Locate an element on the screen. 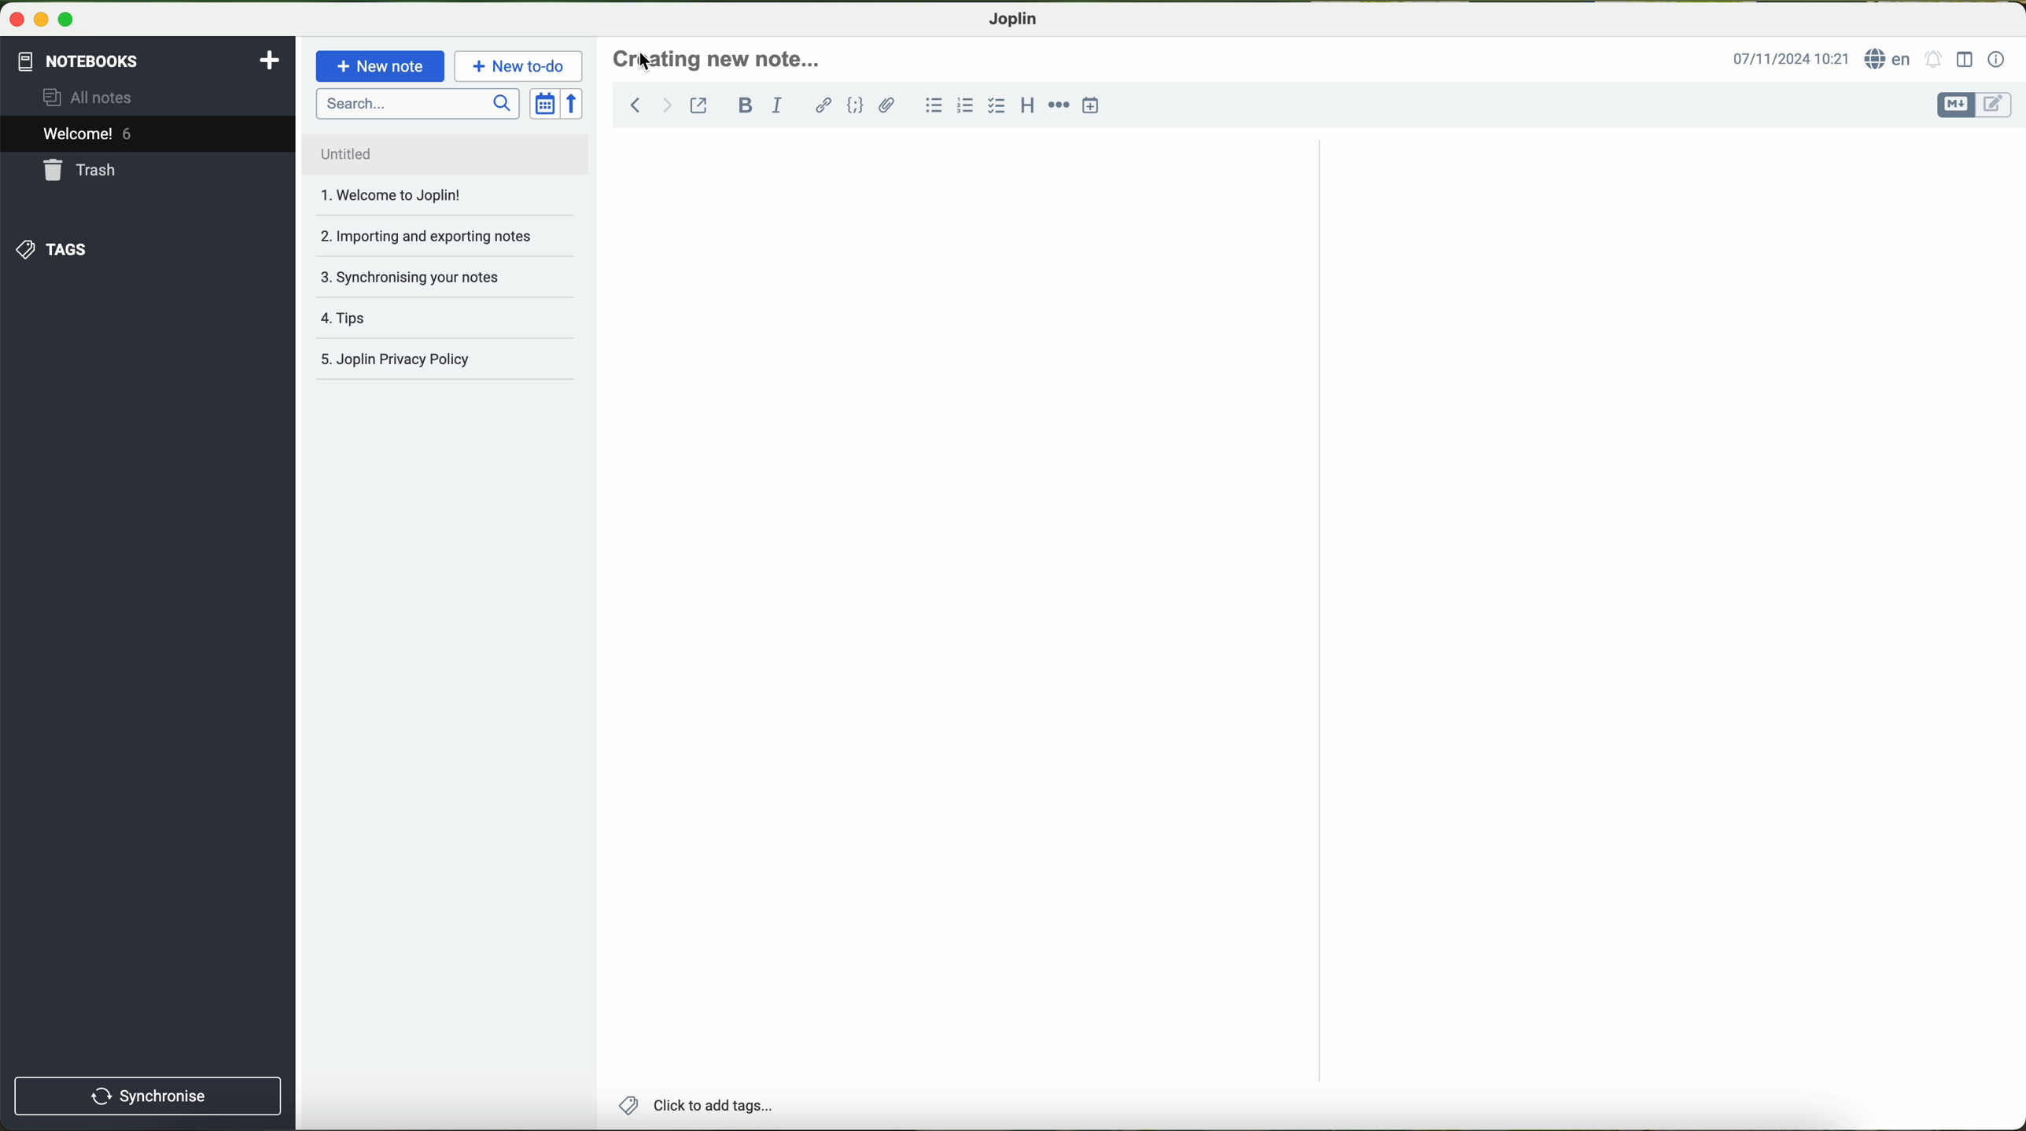  synchronnise button is located at coordinates (146, 1097).